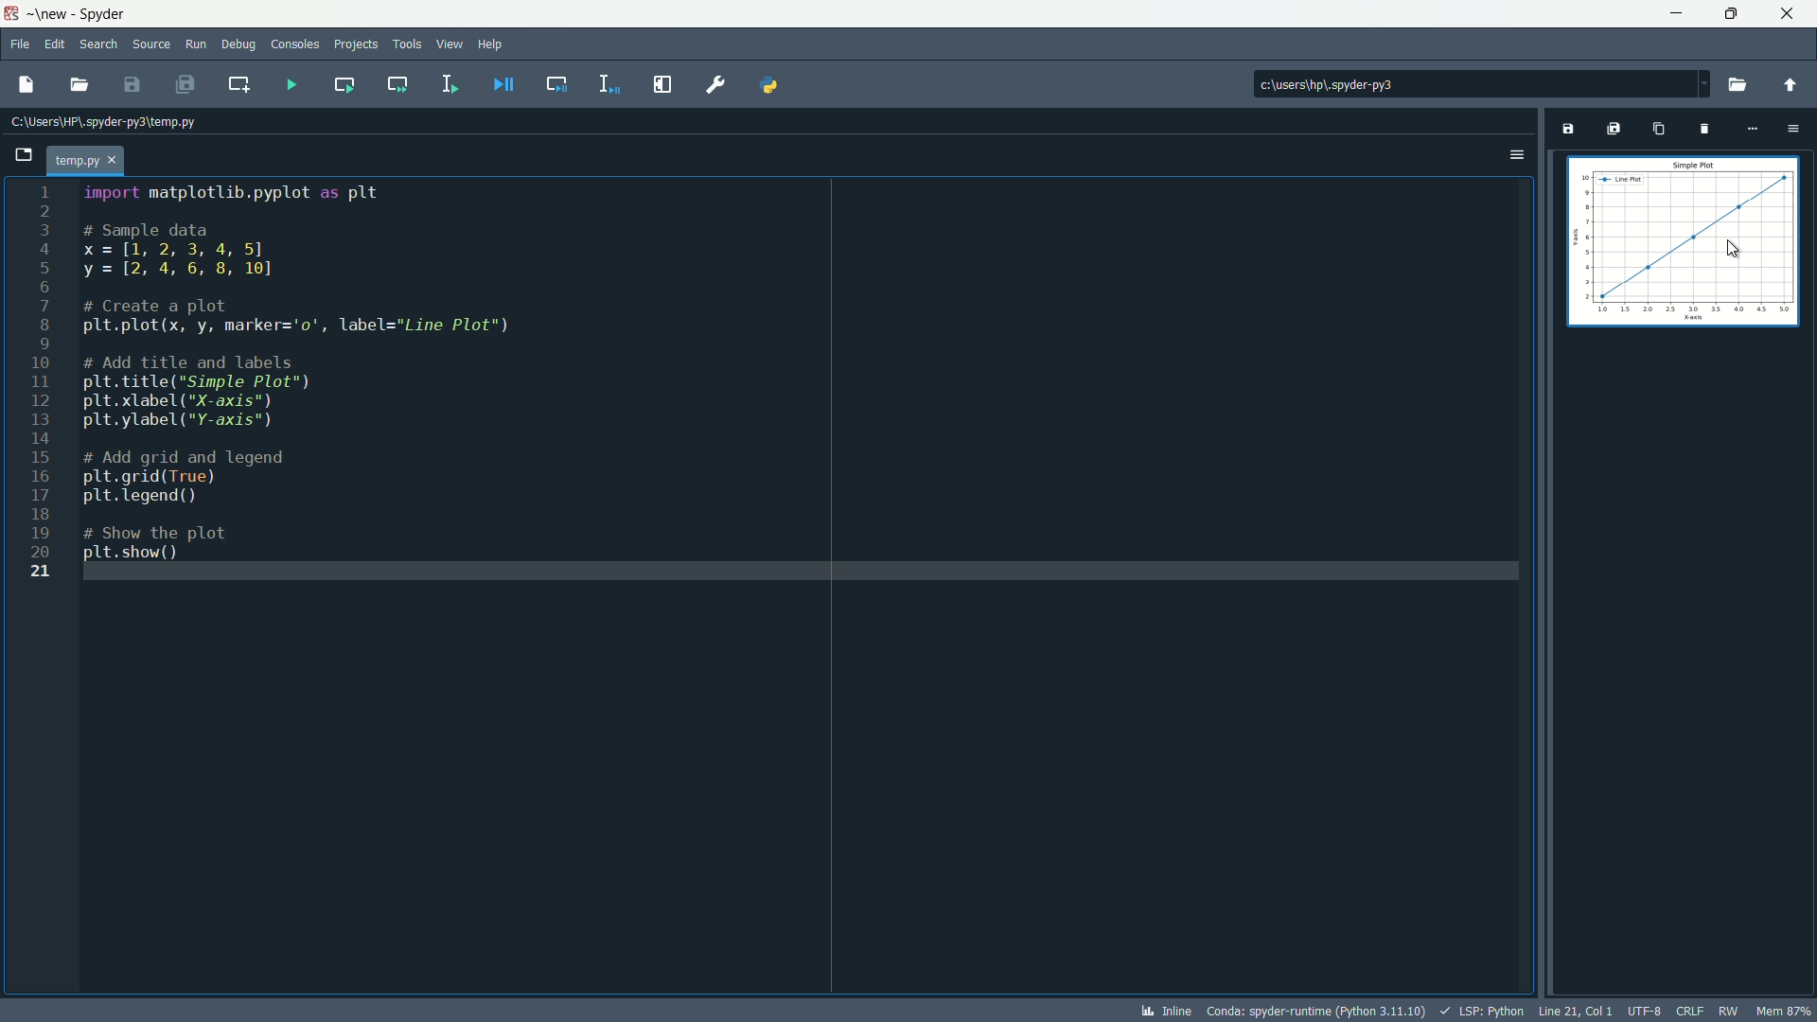  What do you see at coordinates (1578, 1011) in the screenshot?
I see `cursor position` at bounding box center [1578, 1011].